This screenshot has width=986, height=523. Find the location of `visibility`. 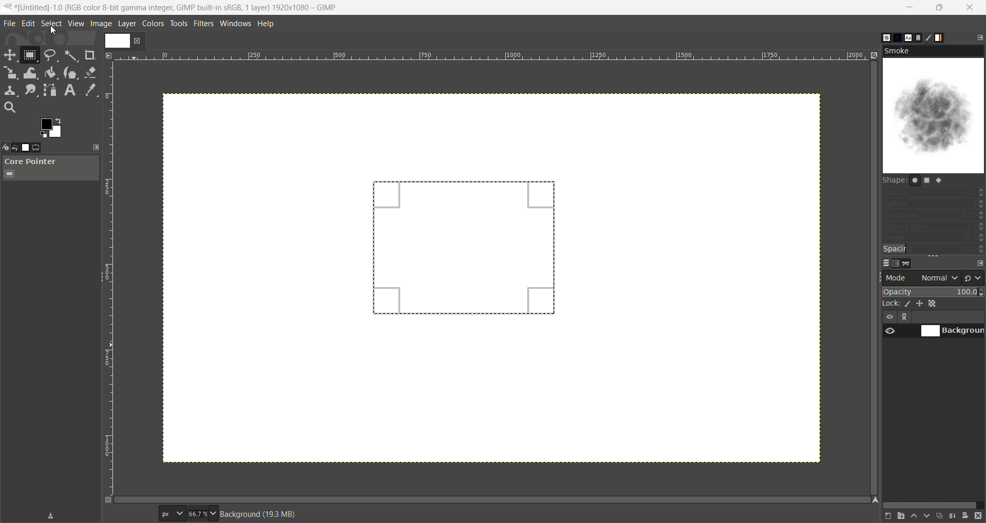

visibility is located at coordinates (890, 332).